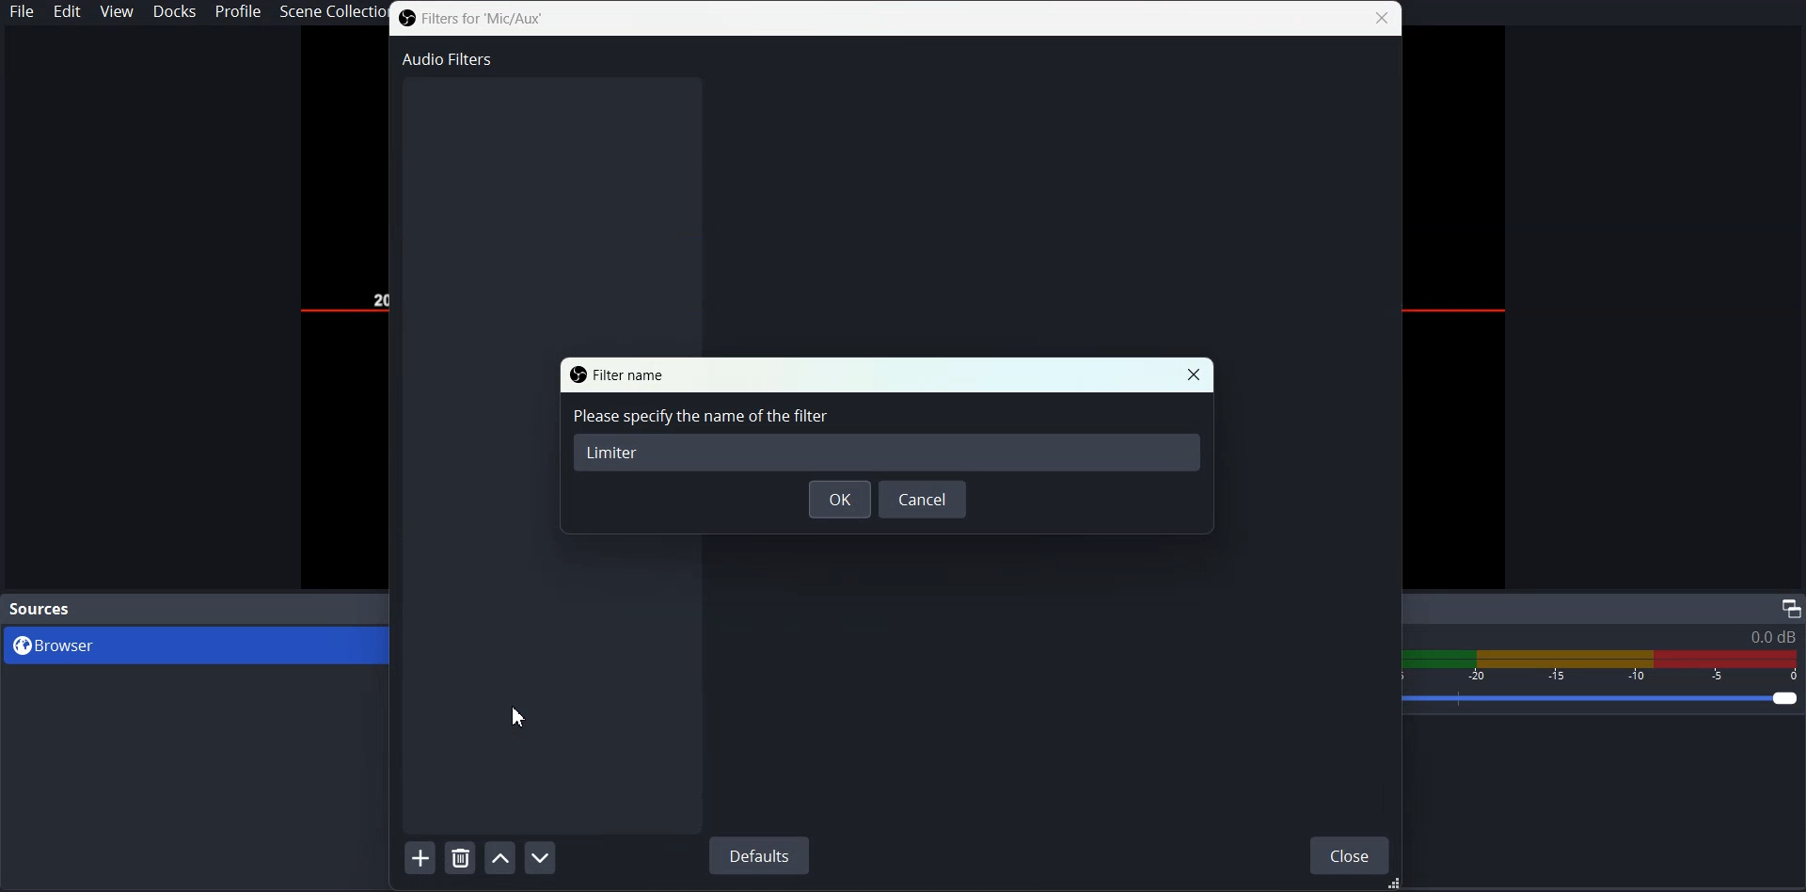 Image resolution: width=1806 pixels, height=892 pixels. What do you see at coordinates (238, 13) in the screenshot?
I see `Profile` at bounding box center [238, 13].